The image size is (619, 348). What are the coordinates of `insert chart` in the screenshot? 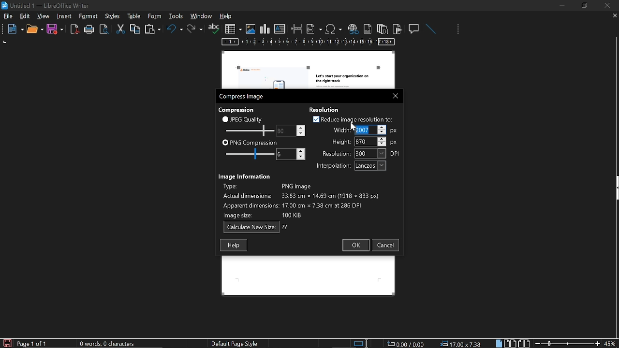 It's located at (265, 29).